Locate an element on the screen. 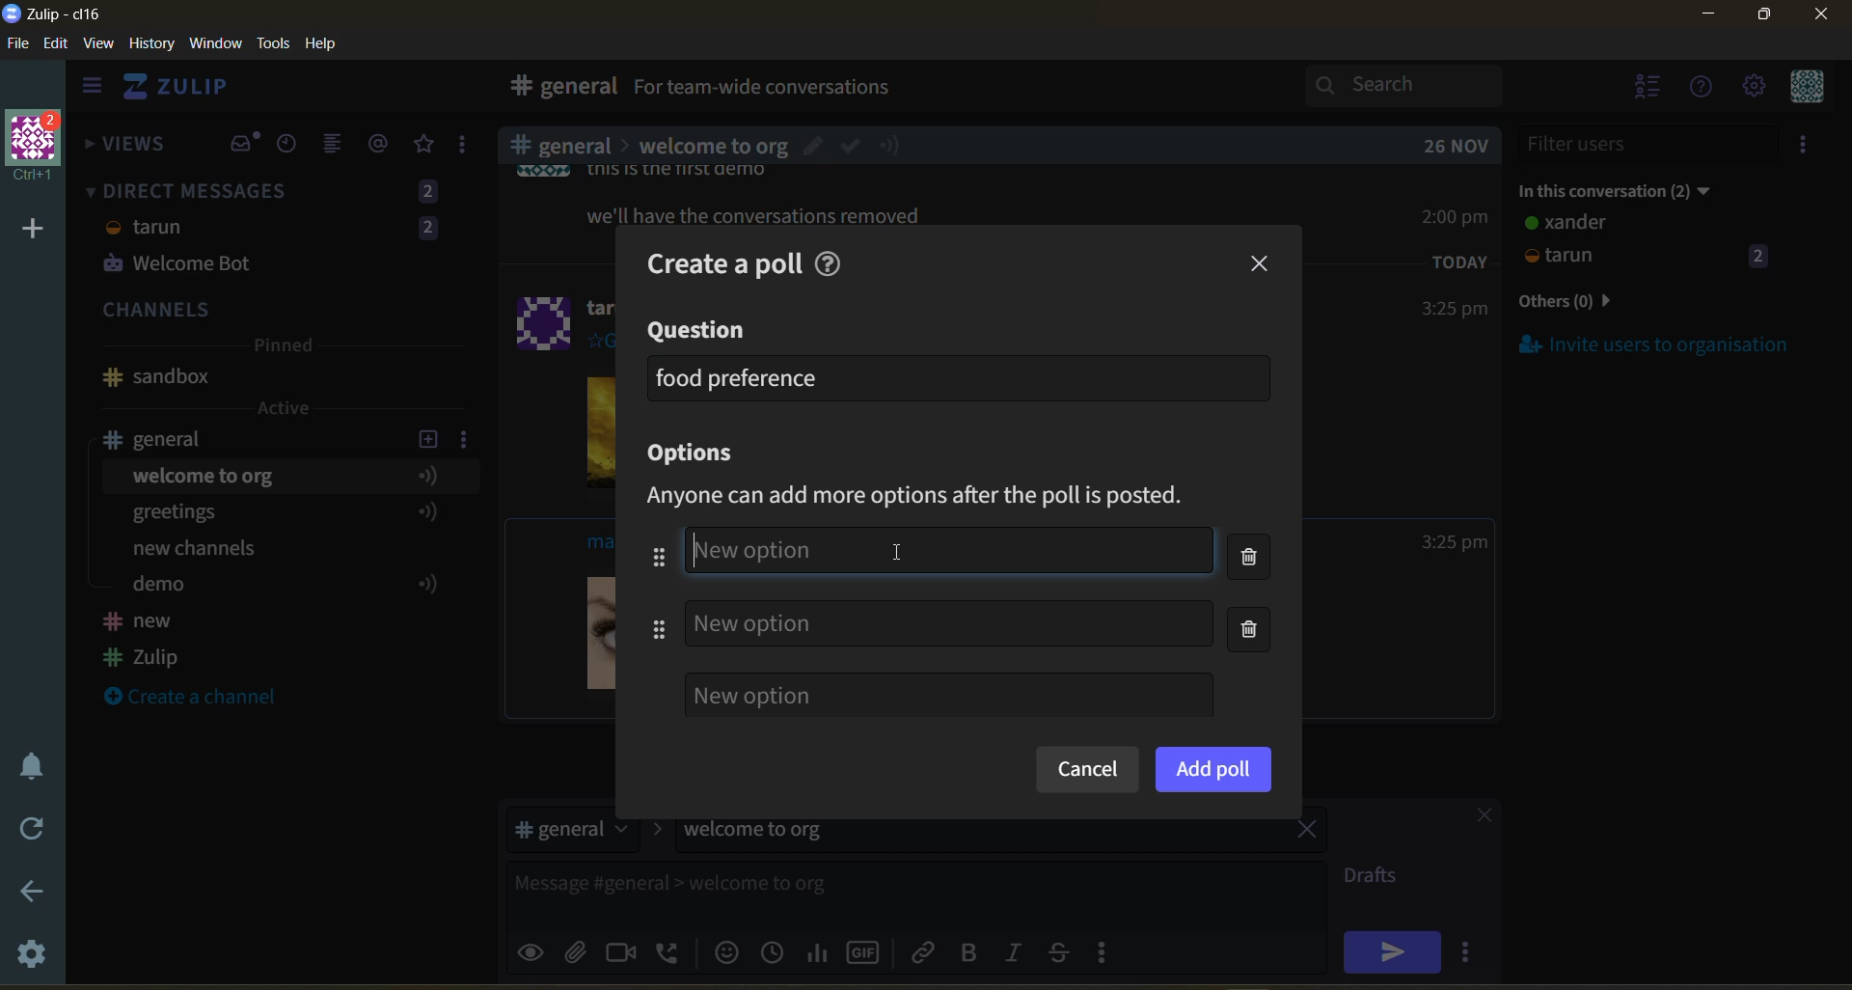  minimize is located at coordinates (1708, 17).